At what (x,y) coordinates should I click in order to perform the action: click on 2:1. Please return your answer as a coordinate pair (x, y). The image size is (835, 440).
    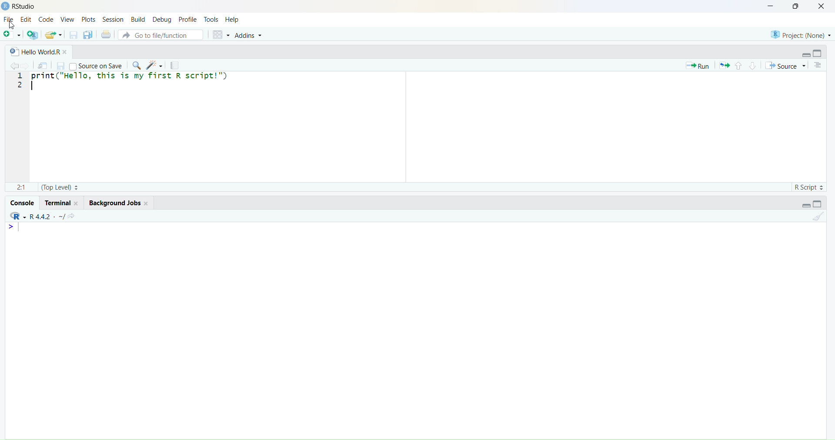
    Looking at the image, I should click on (20, 186).